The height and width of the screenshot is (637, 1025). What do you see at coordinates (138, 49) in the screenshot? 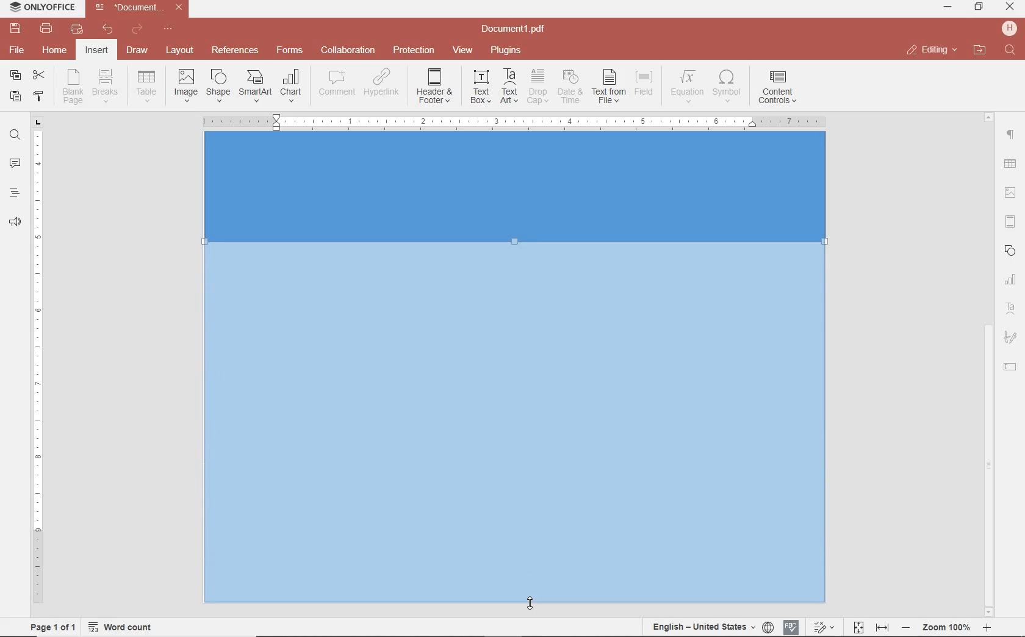
I see `draw` at bounding box center [138, 49].